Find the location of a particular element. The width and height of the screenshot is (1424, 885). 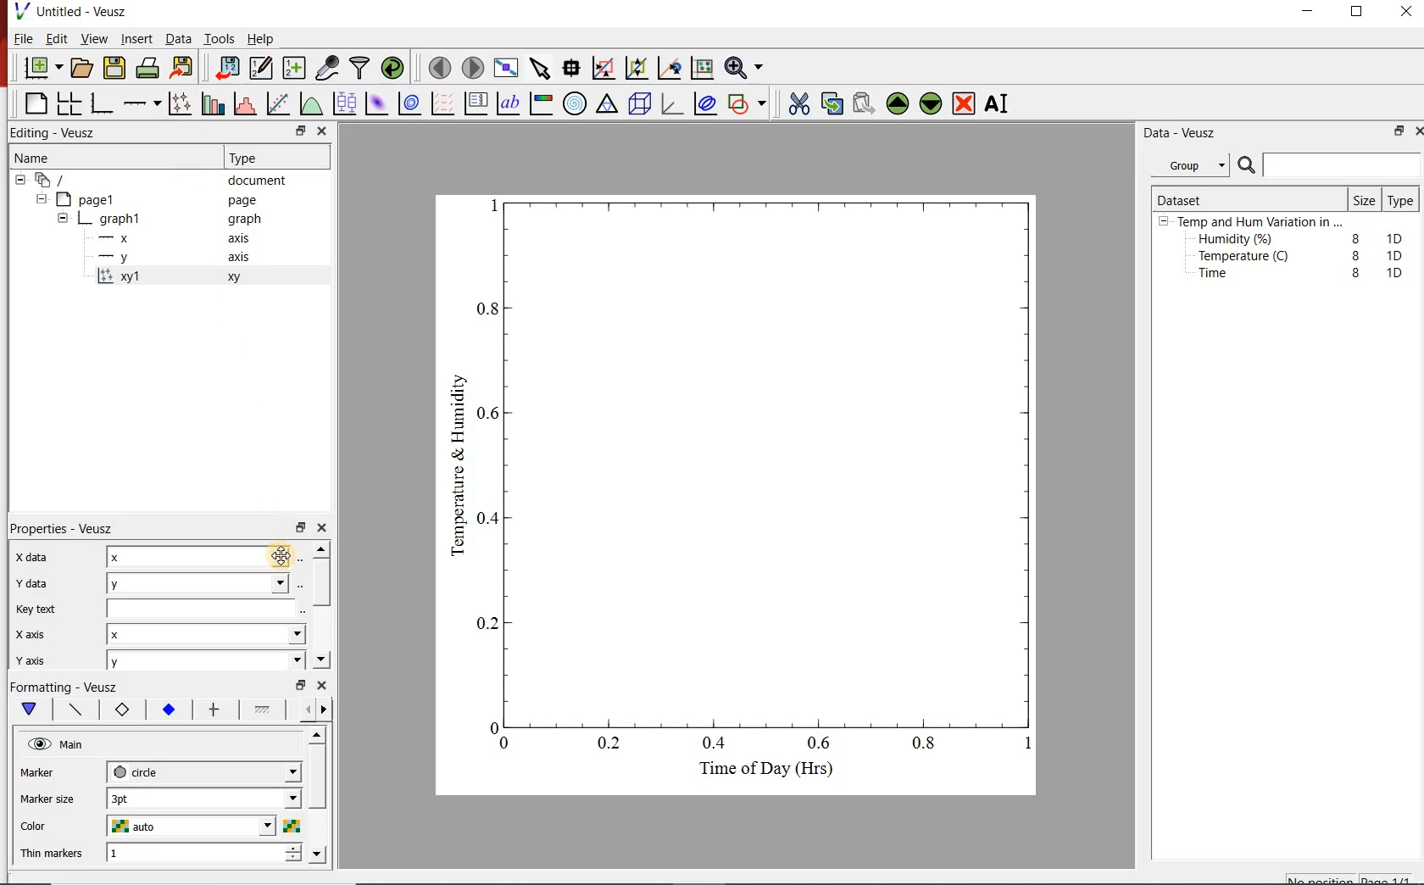

import data into Veusz is located at coordinates (226, 66).